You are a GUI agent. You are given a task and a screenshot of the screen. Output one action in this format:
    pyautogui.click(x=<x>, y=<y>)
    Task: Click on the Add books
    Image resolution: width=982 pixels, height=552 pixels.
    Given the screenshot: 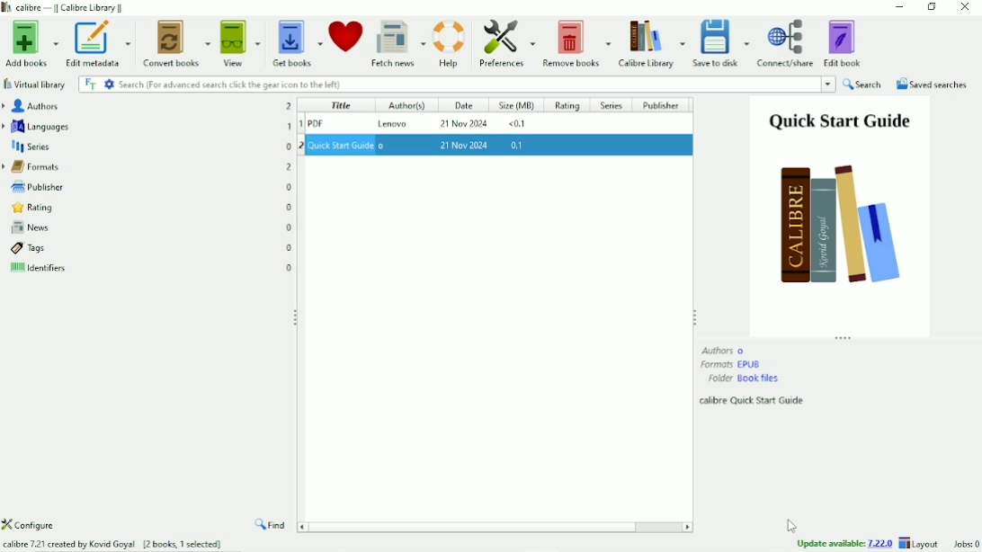 What is the action you would take?
    pyautogui.click(x=30, y=44)
    